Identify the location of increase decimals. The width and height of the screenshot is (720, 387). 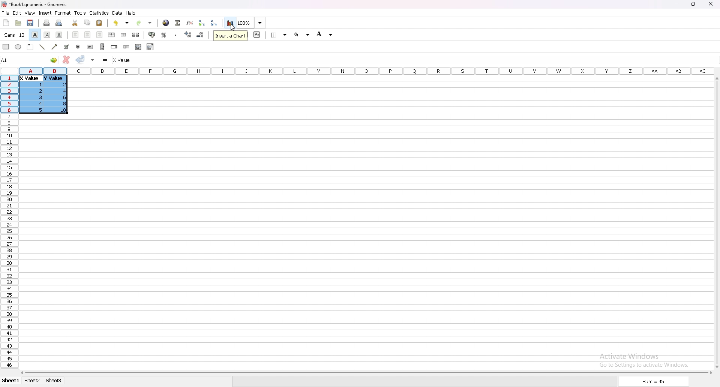
(188, 34).